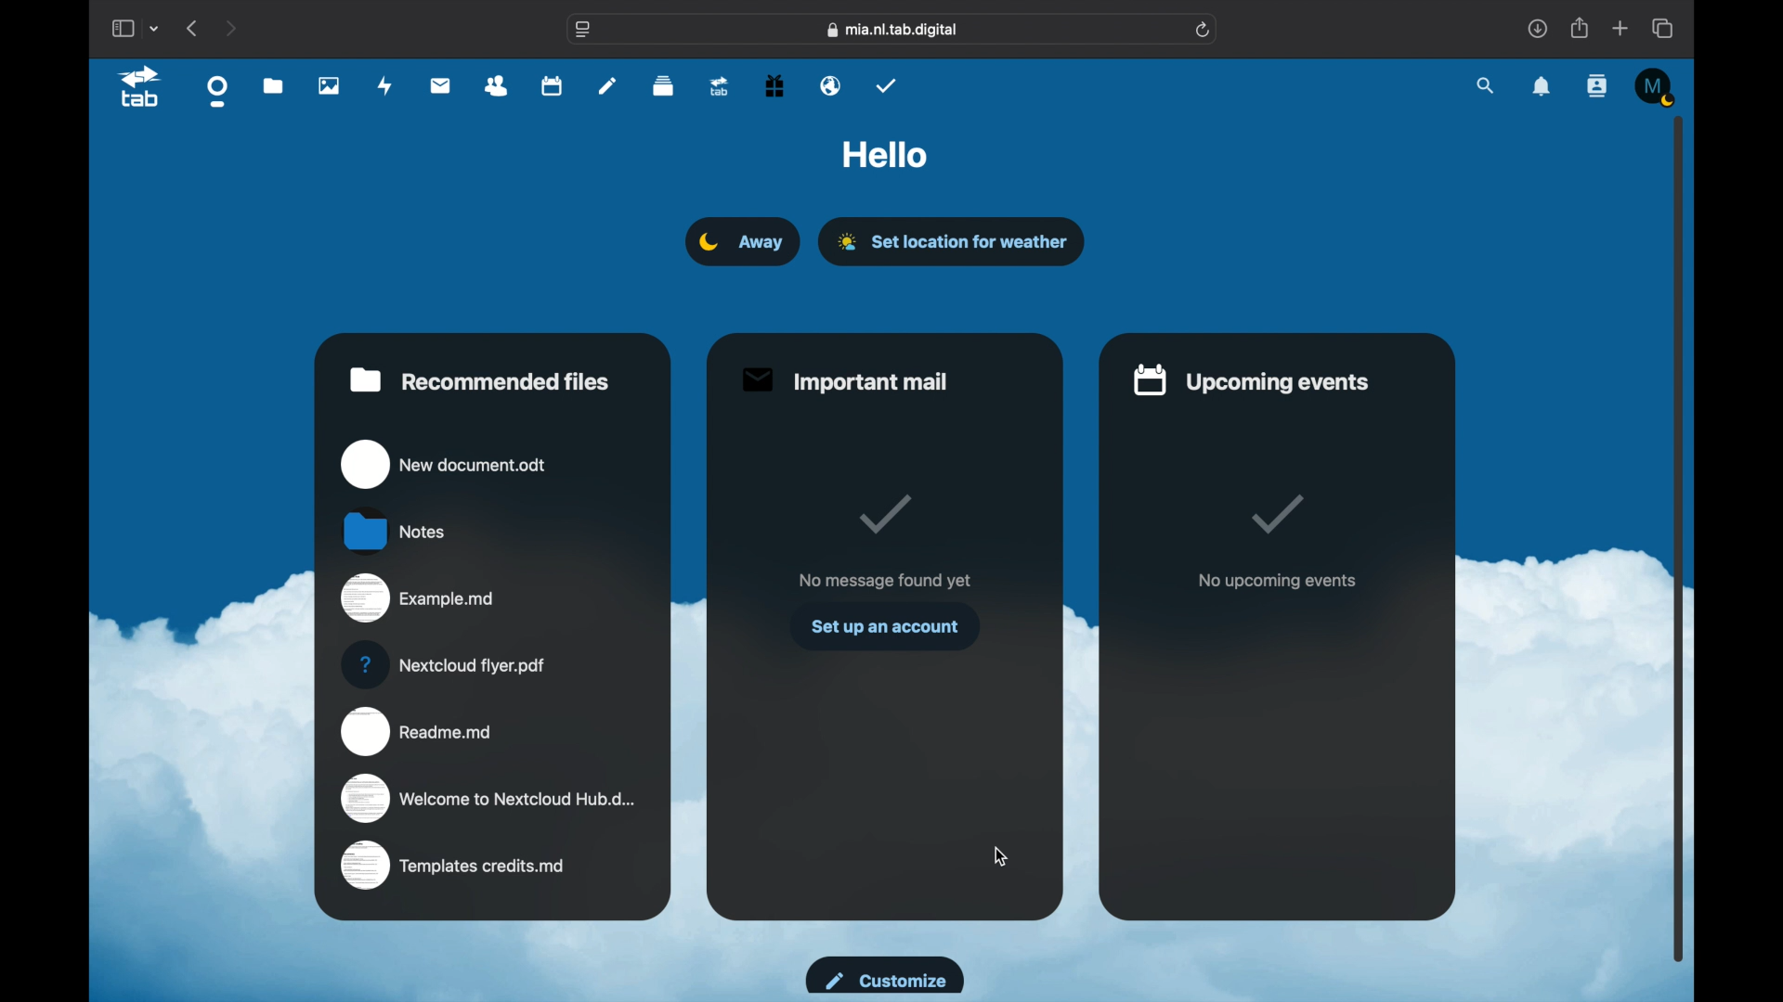 The image size is (1783, 1002). Describe the element at coordinates (489, 798) in the screenshot. I see `welcome` at that location.